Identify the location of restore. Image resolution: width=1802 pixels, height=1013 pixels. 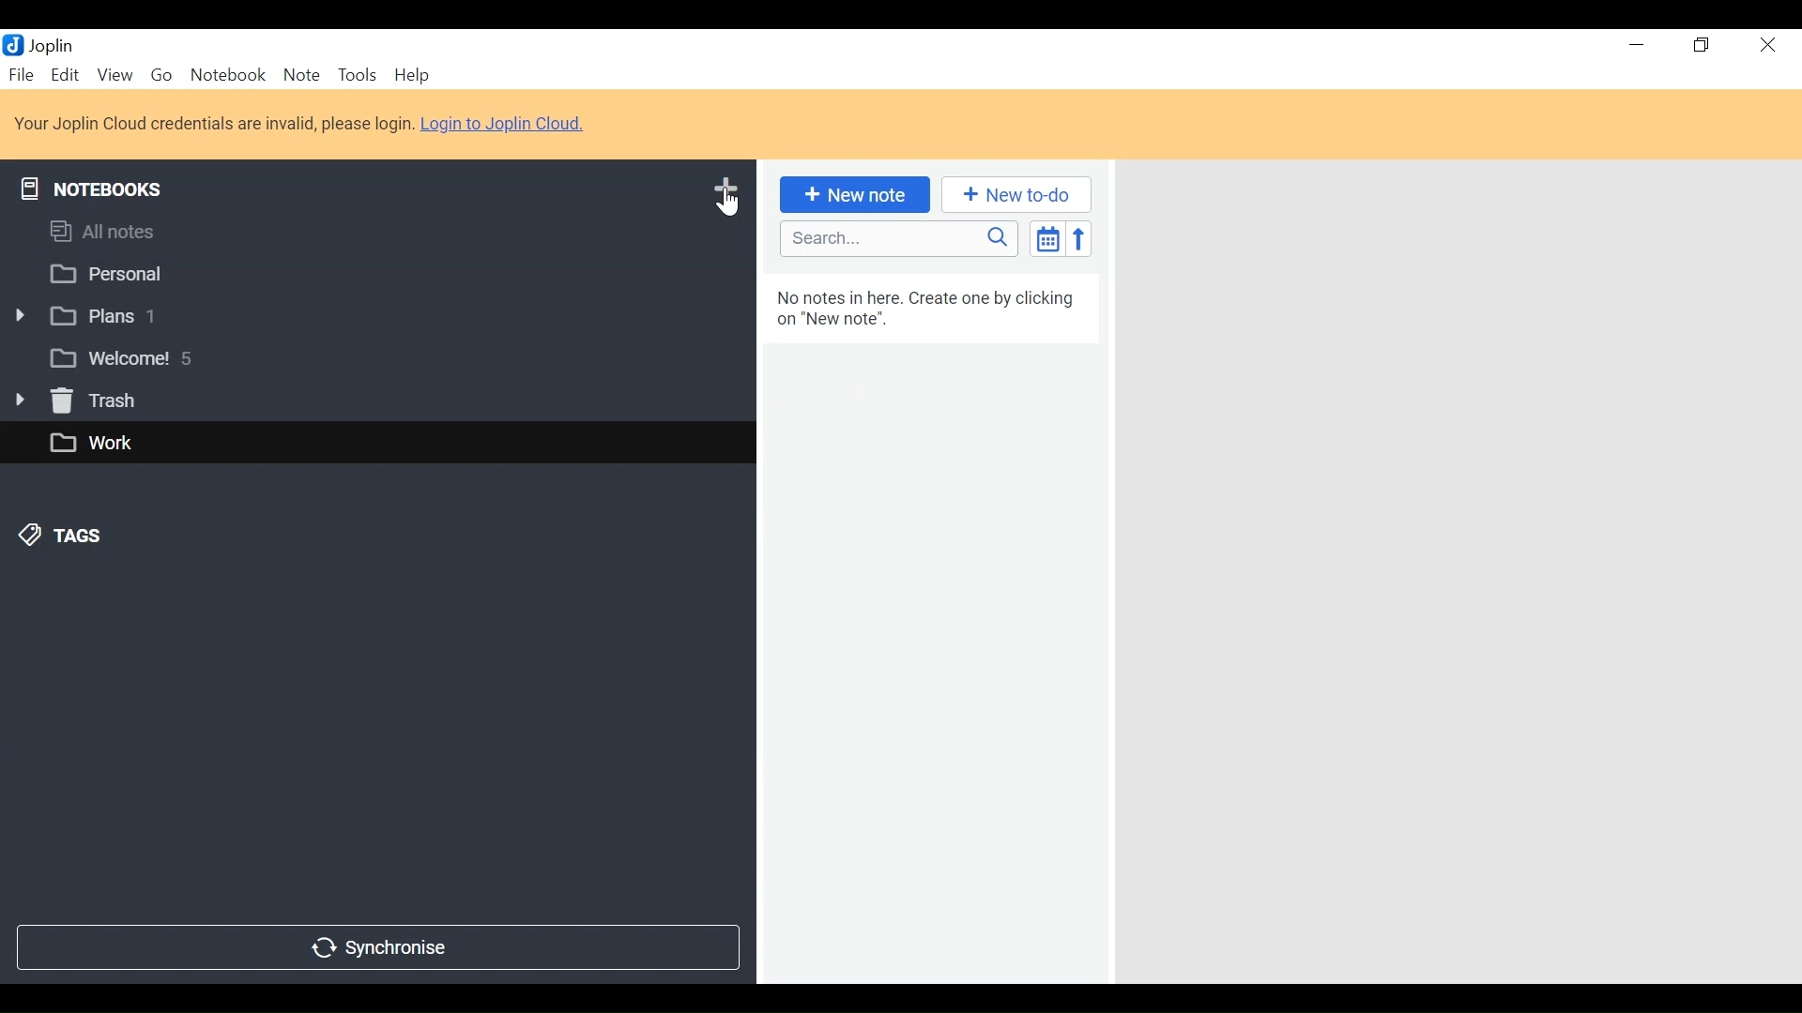
(1702, 46).